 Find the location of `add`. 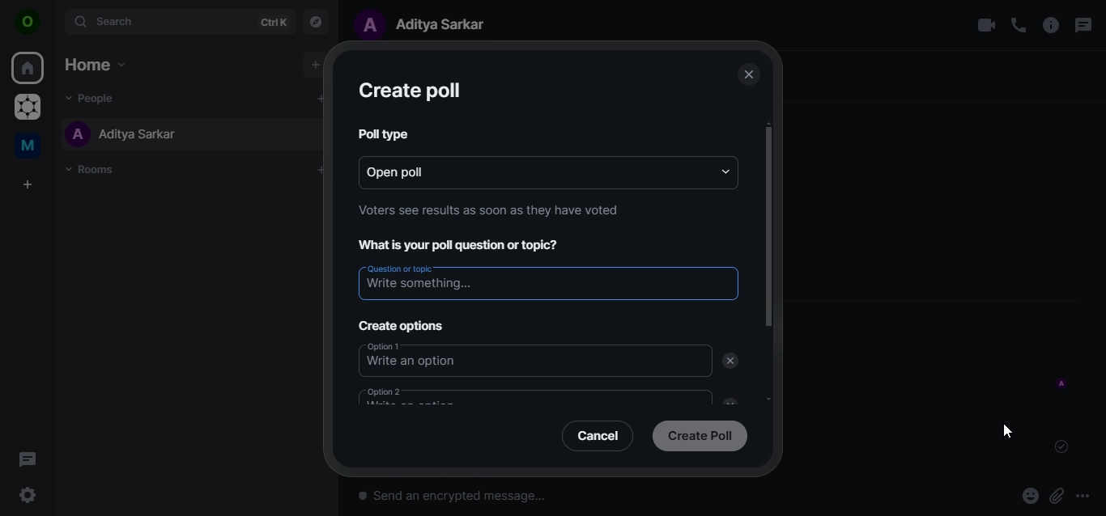

add is located at coordinates (314, 65).